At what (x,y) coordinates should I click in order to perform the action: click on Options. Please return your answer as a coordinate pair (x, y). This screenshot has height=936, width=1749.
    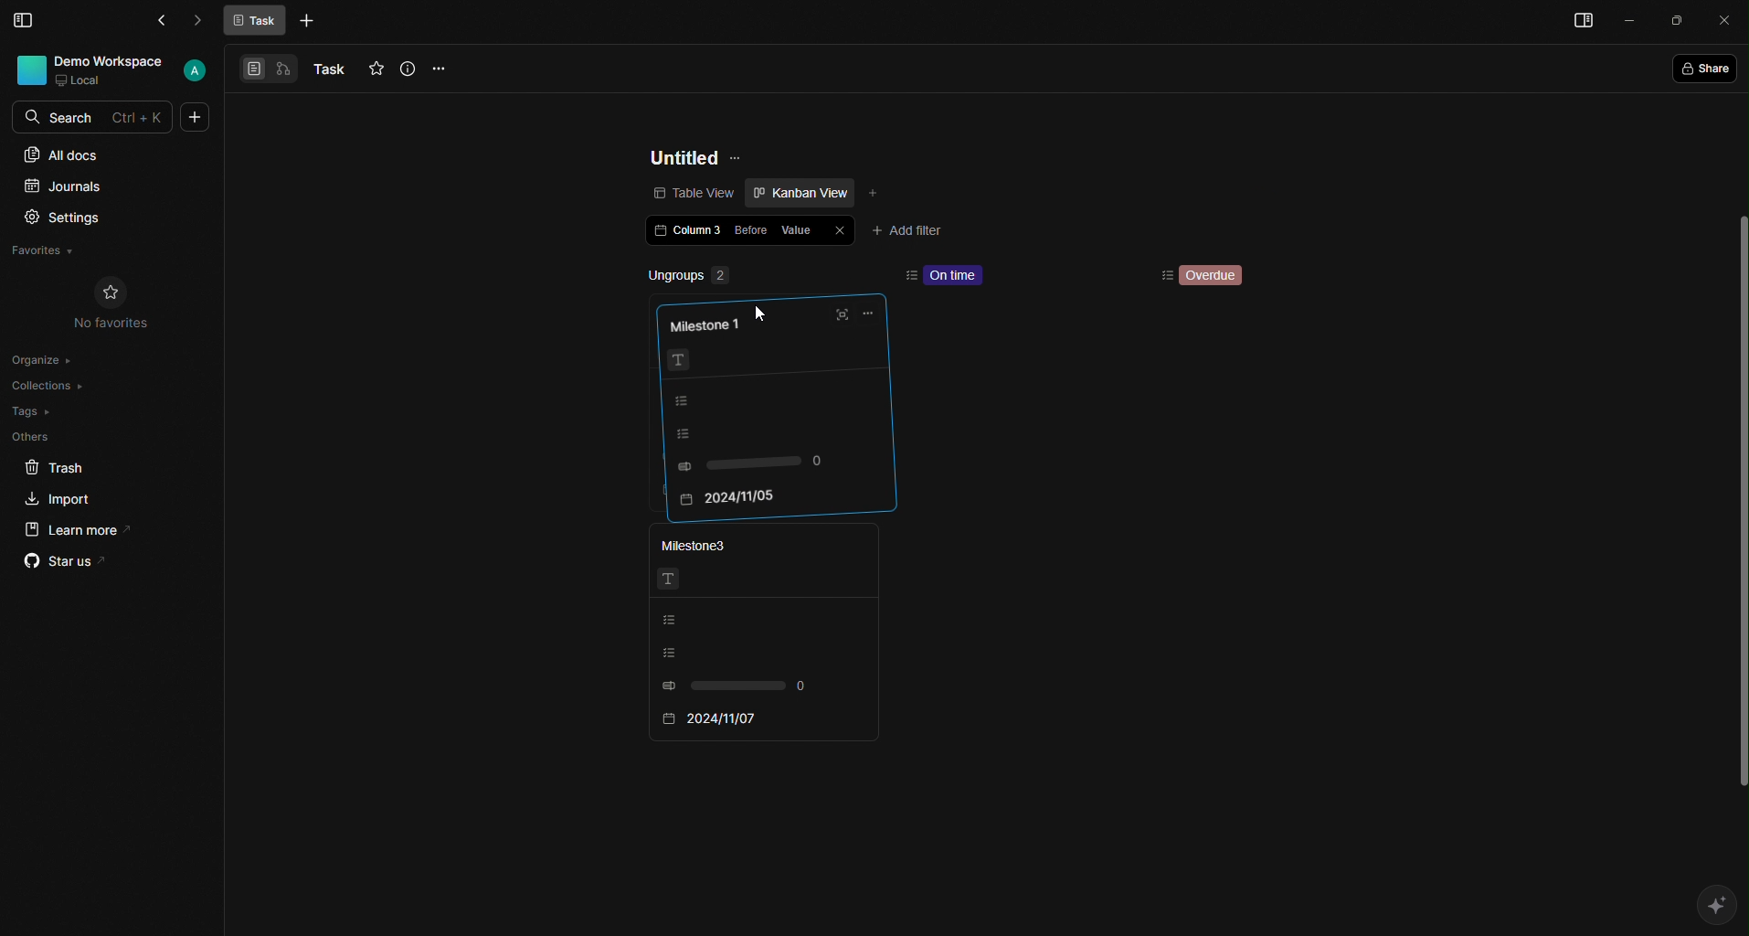
    Looking at the image, I should click on (864, 314).